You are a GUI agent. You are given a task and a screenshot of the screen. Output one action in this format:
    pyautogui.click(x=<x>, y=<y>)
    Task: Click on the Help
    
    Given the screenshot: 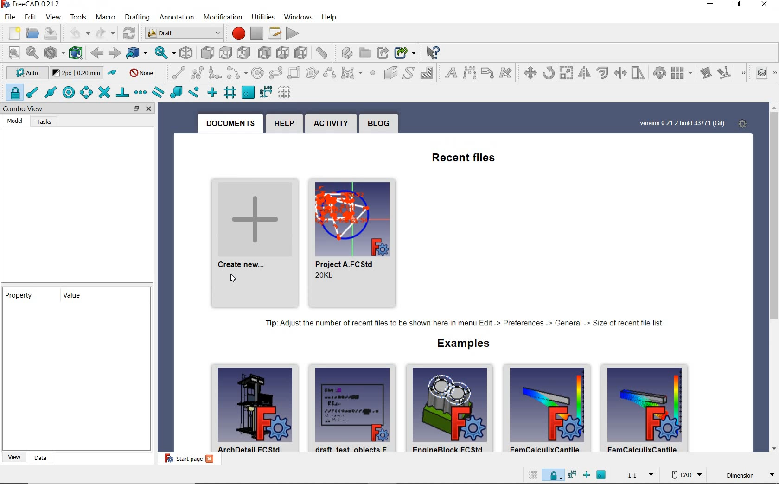 What is the action you would take?
    pyautogui.click(x=329, y=17)
    